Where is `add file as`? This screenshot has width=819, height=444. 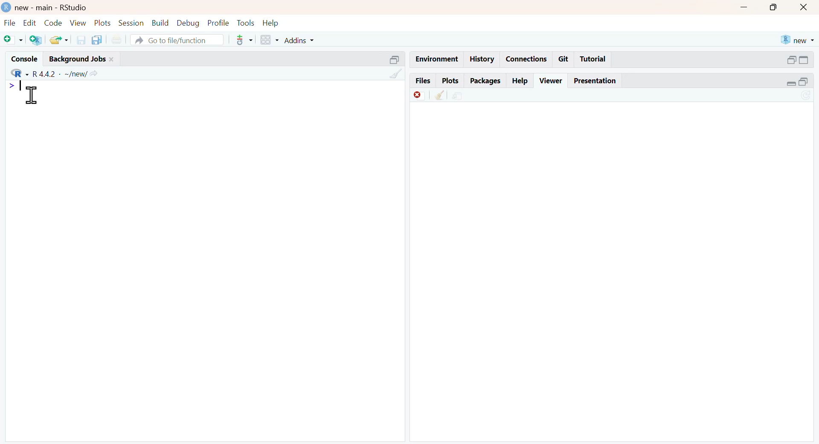 add file as is located at coordinates (15, 40).